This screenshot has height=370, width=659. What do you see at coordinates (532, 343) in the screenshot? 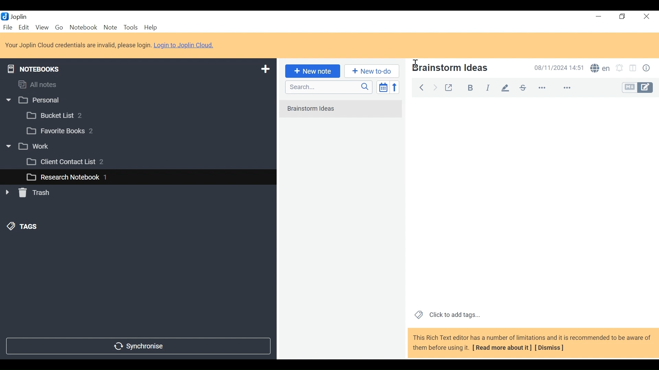
I see `This Rich Text editor has a number of limitations and it is recommended to be aware of
them before using it. [ Read more about it] [Dismiss]` at bounding box center [532, 343].